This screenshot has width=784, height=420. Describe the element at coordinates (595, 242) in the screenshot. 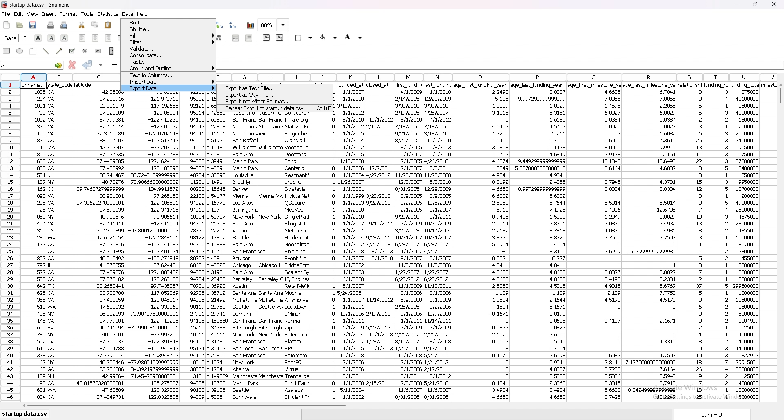

I see `daat` at that location.